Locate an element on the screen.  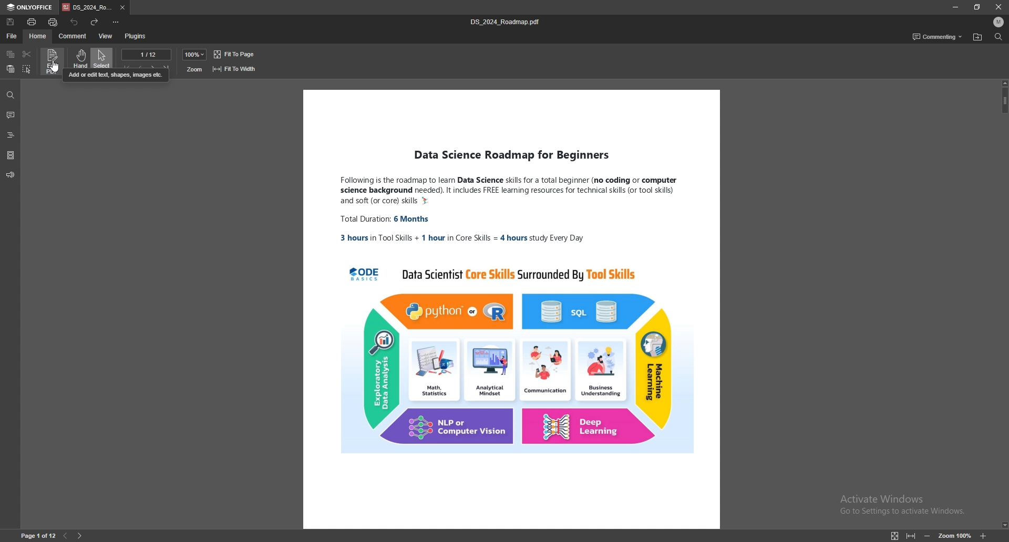
comment is located at coordinates (11, 115).